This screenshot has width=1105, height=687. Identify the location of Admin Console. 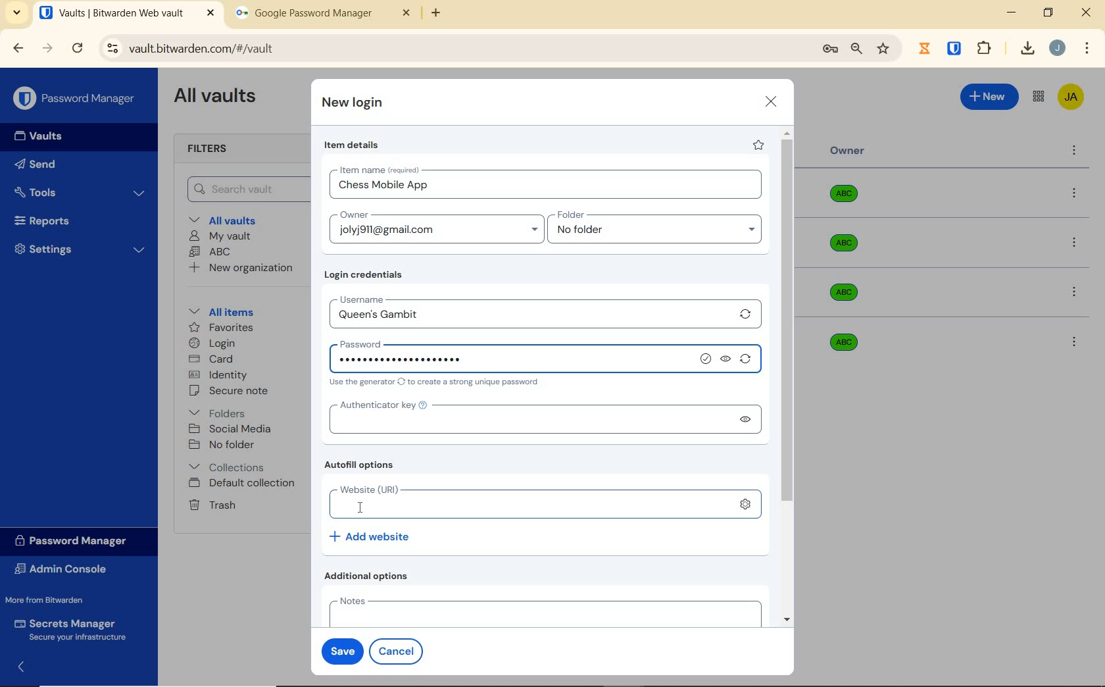
(64, 571).